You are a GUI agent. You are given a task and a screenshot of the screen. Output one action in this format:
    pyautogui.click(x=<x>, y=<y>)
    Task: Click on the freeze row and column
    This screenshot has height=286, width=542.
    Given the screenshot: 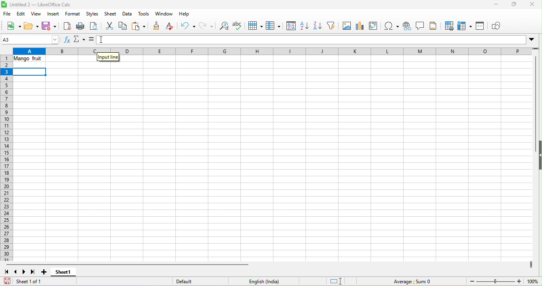 What is the action you would take?
    pyautogui.click(x=466, y=26)
    